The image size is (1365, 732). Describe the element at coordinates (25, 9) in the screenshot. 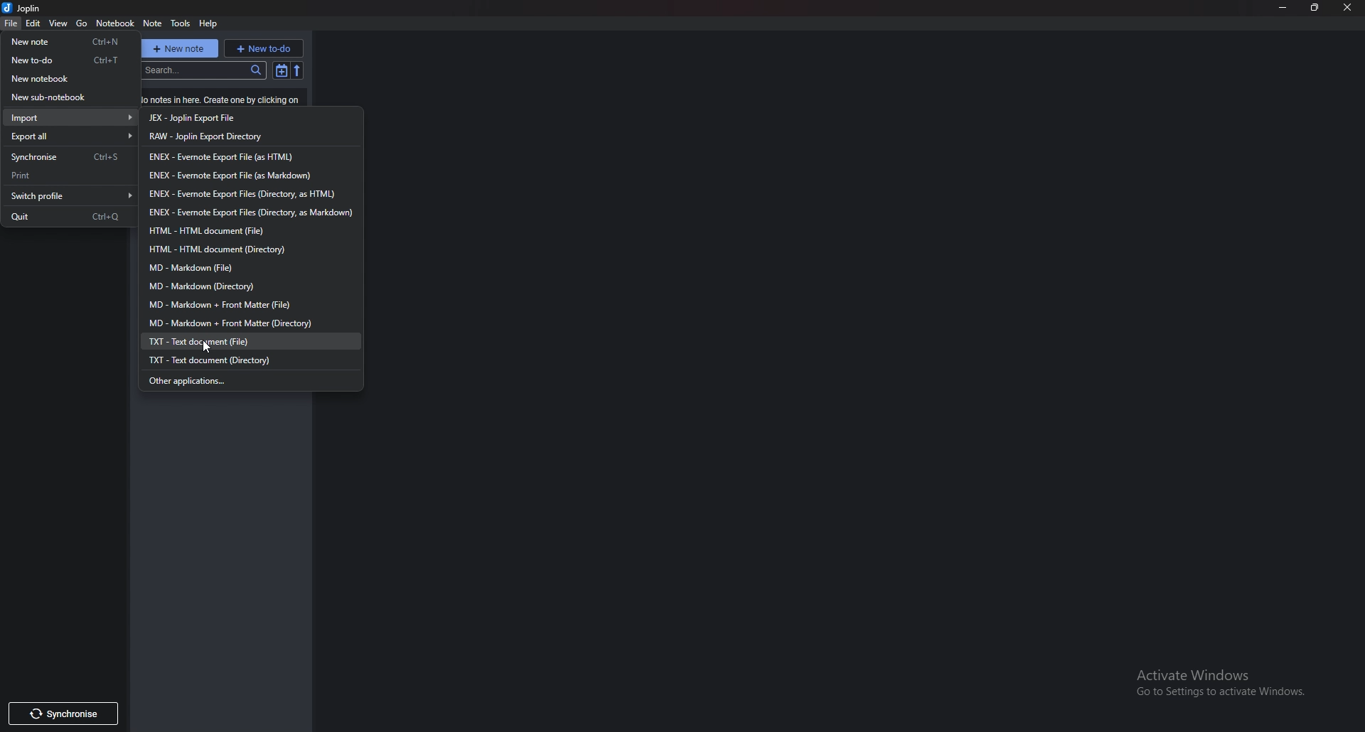

I see `joplin` at that location.